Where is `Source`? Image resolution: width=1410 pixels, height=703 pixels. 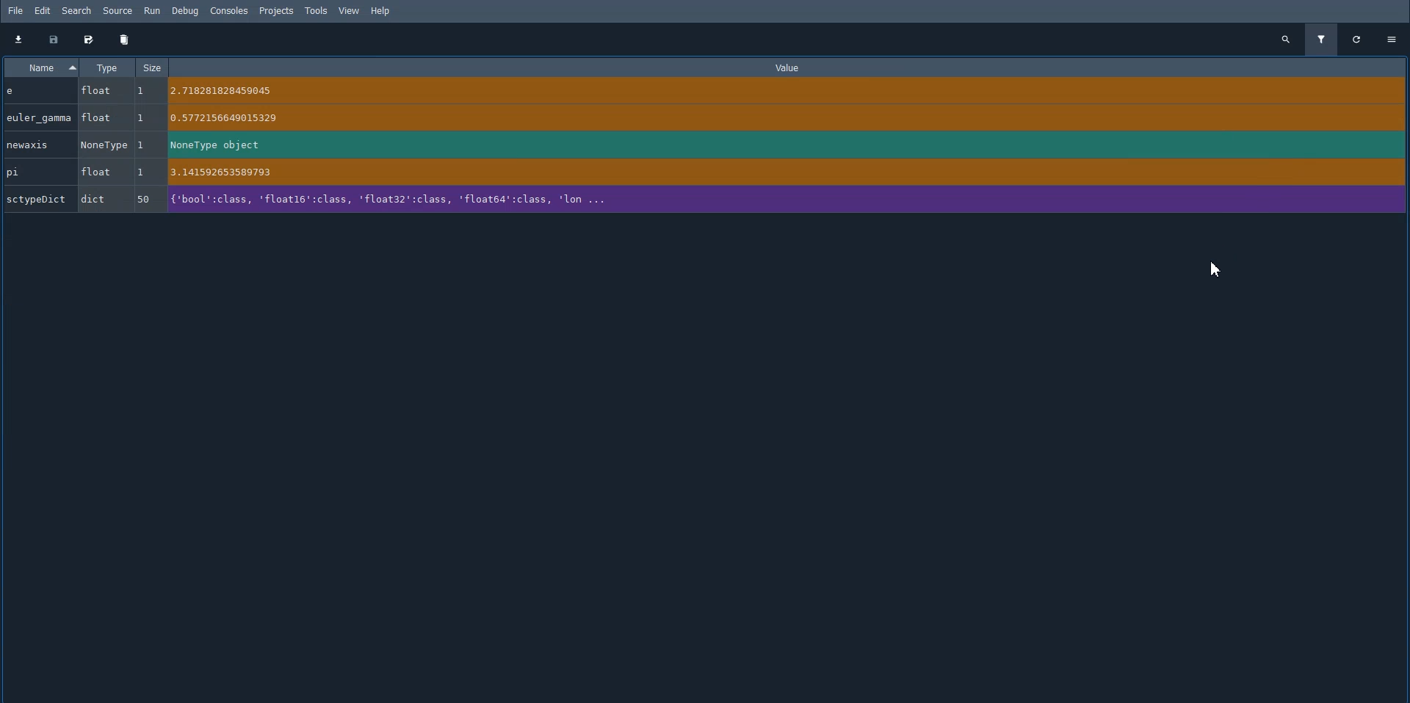
Source is located at coordinates (119, 11).